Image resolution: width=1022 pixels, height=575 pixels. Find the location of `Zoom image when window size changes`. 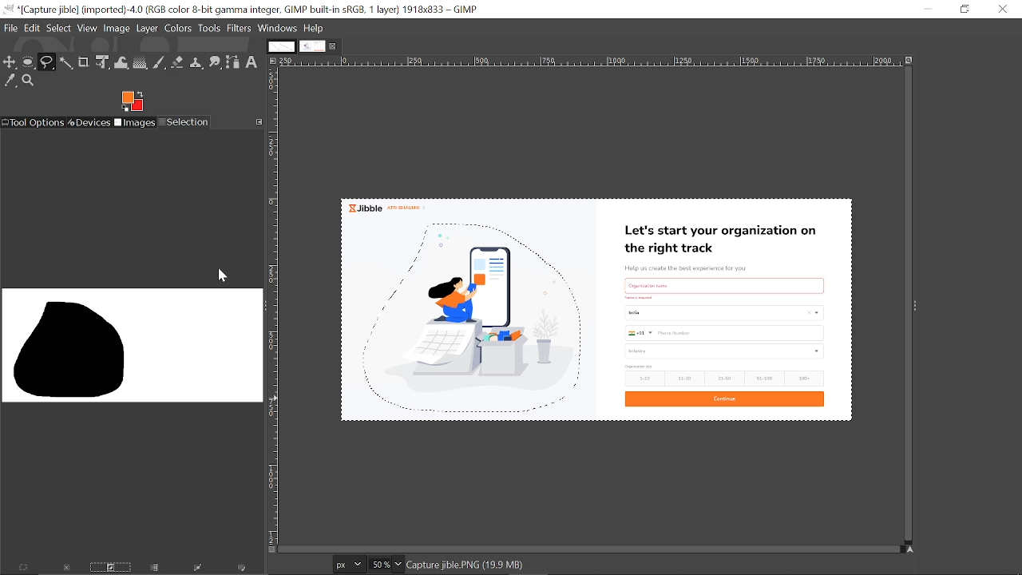

Zoom image when window size changes is located at coordinates (911, 63).